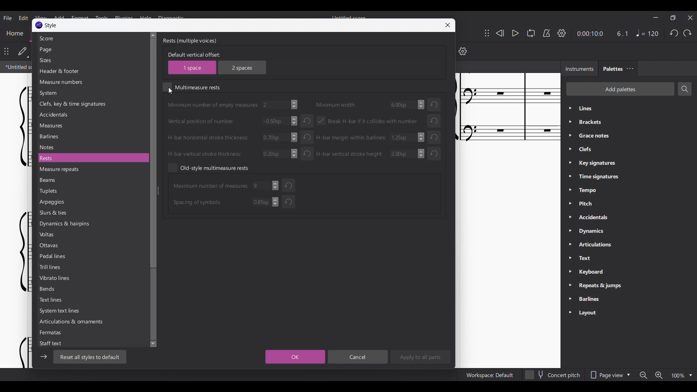 Image resolution: width=697 pixels, height=392 pixels. I want to click on Barlines, so click(92, 136).